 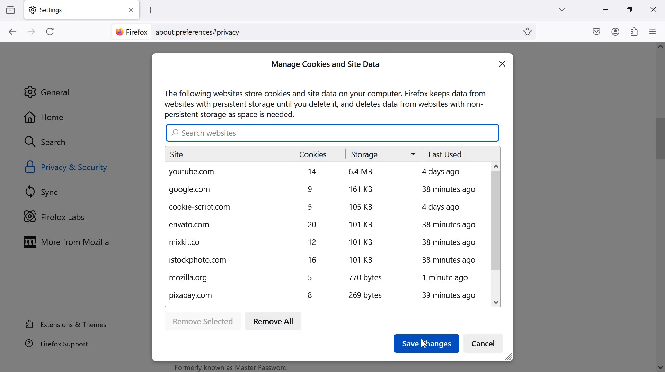 What do you see at coordinates (275, 322) in the screenshot?
I see `remove all` at bounding box center [275, 322].